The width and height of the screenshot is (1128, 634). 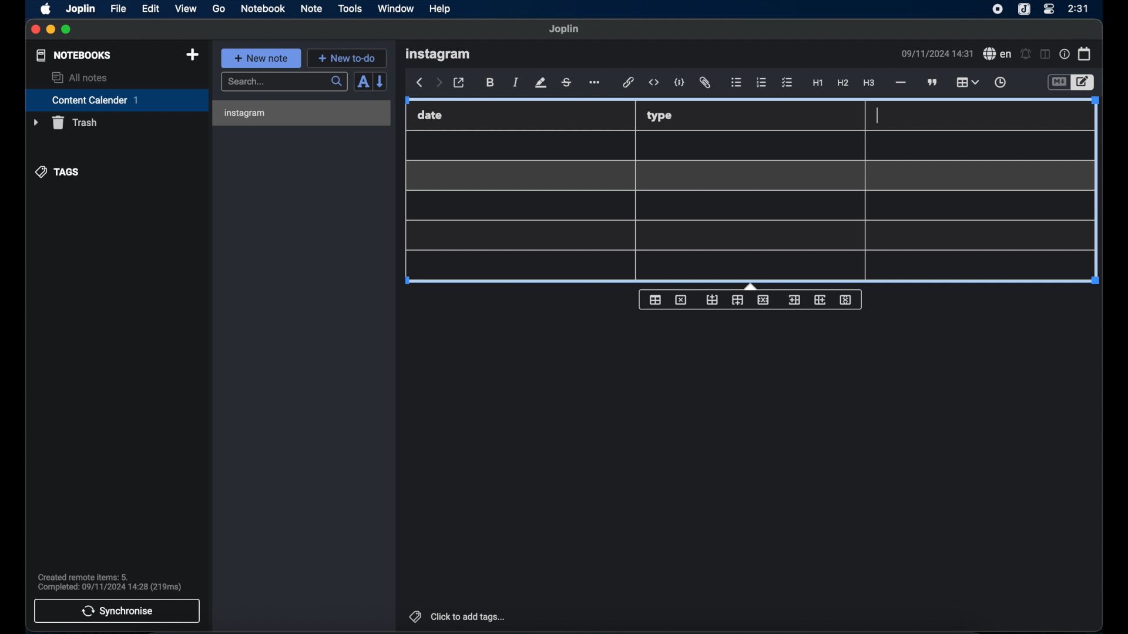 What do you see at coordinates (846, 300) in the screenshot?
I see `delete column` at bounding box center [846, 300].